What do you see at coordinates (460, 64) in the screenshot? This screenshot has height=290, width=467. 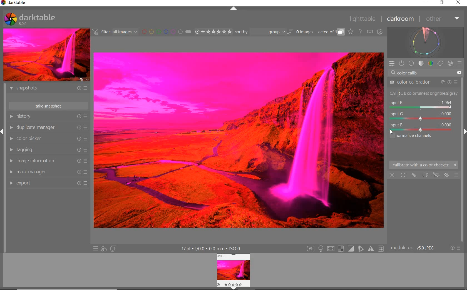 I see `preset` at bounding box center [460, 64].